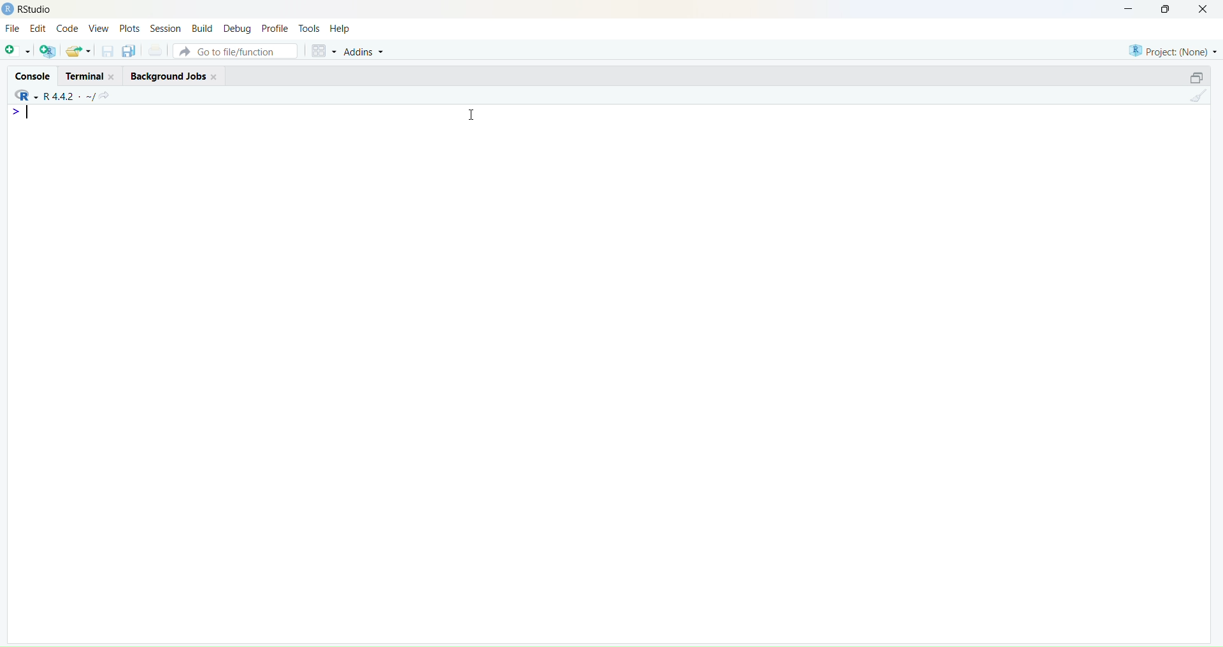  What do you see at coordinates (277, 29) in the screenshot?
I see `Profile` at bounding box center [277, 29].